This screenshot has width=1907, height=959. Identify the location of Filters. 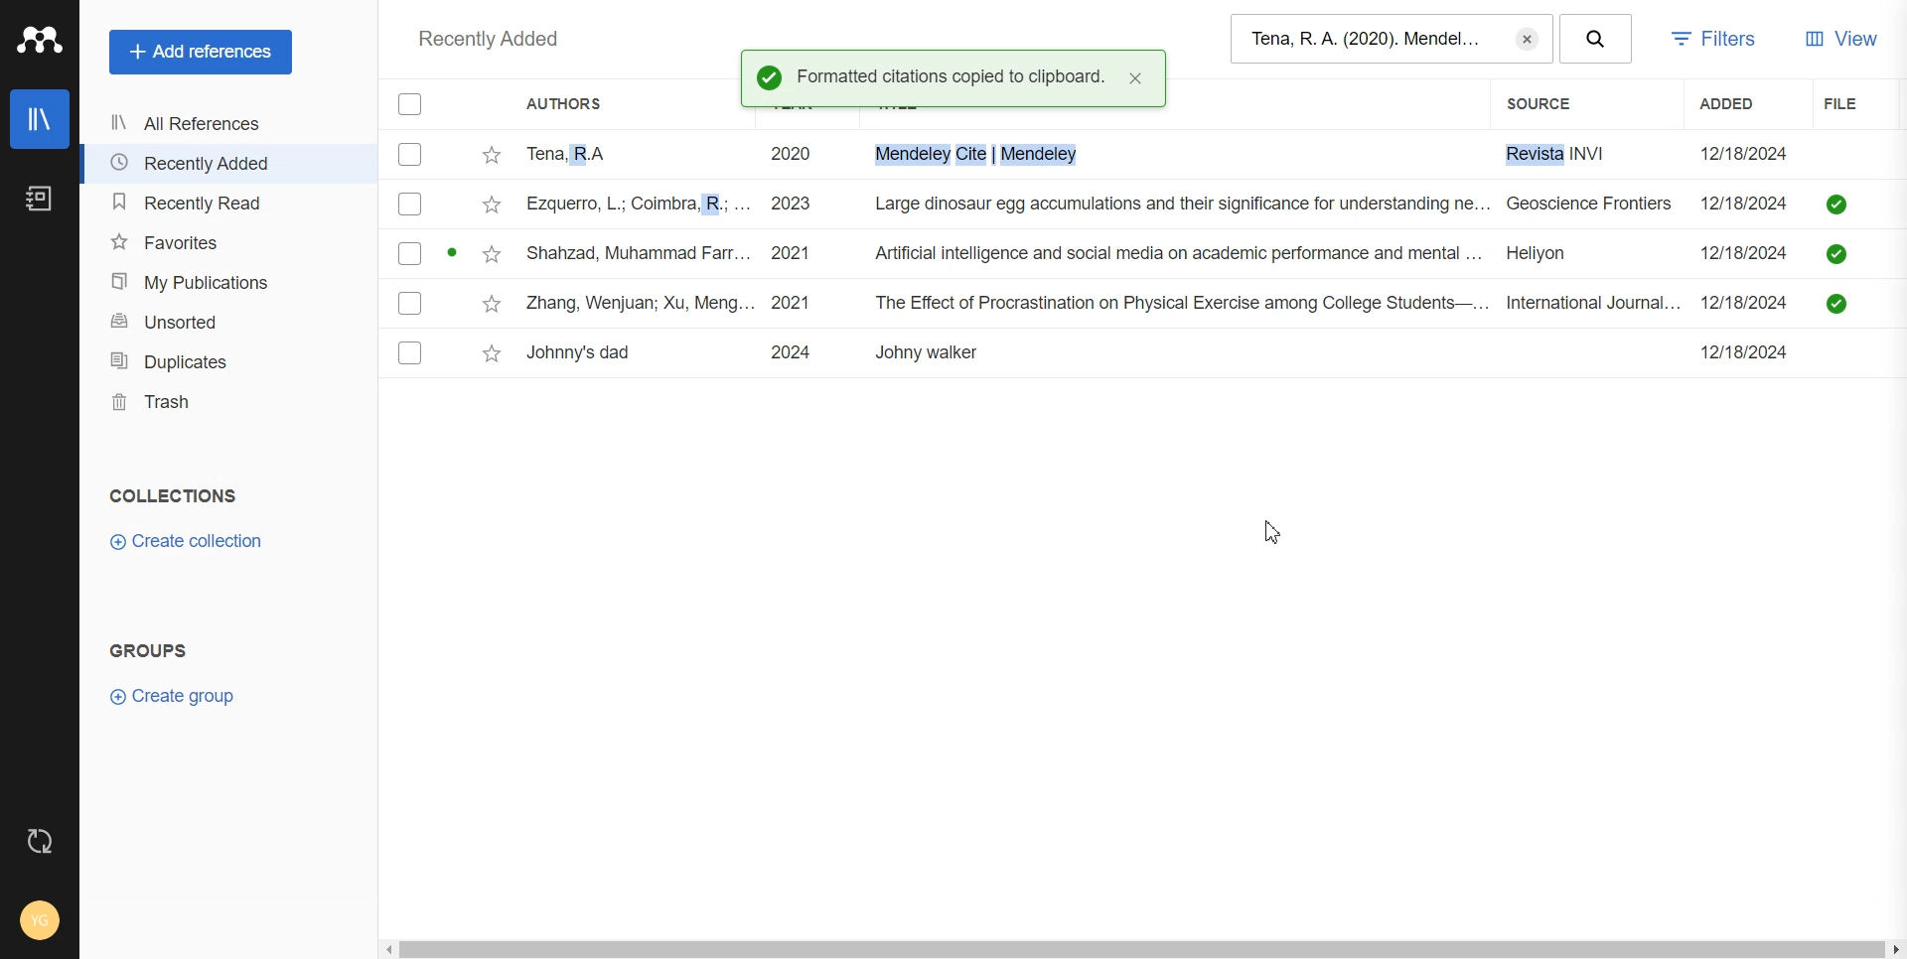
(1719, 42).